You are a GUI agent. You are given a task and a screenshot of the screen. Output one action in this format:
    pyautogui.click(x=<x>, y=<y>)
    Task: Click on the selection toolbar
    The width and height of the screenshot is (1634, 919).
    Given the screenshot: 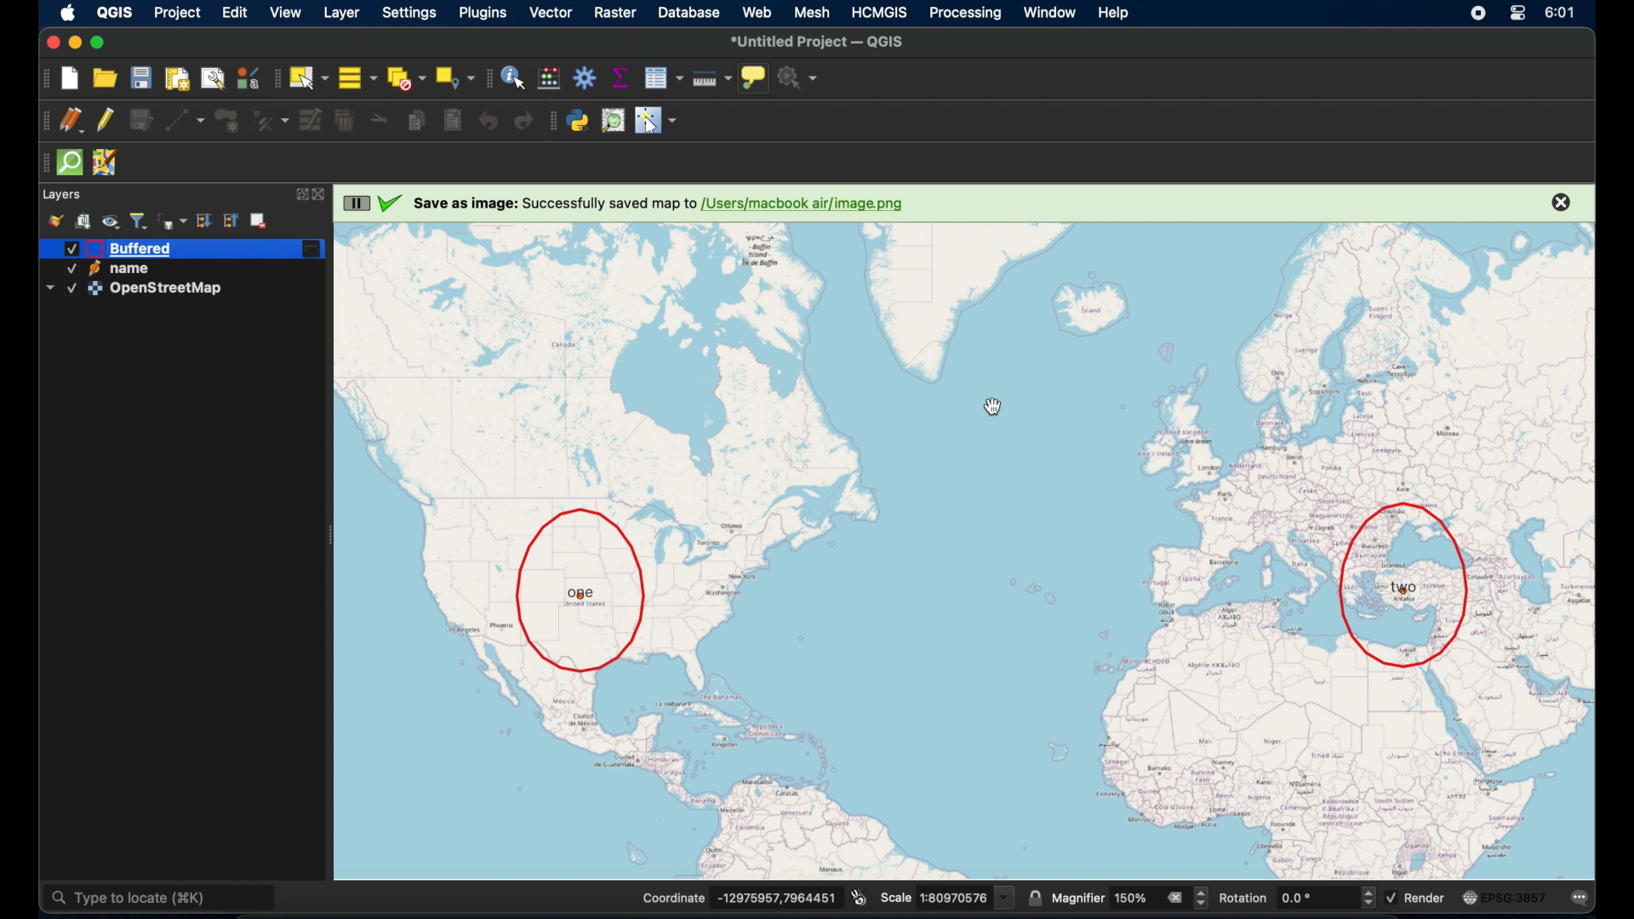 What is the action you would take?
    pyautogui.click(x=273, y=77)
    